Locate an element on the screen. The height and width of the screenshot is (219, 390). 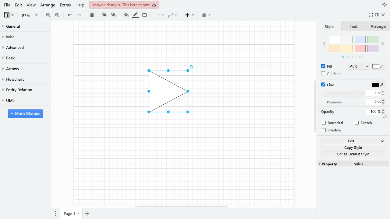
Extras is located at coordinates (65, 5).